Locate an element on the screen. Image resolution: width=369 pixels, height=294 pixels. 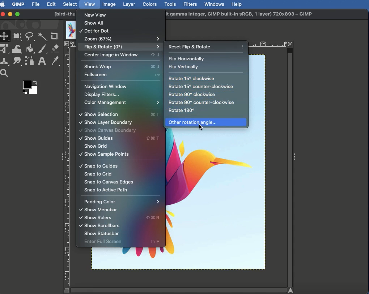
Select is located at coordinates (70, 4).